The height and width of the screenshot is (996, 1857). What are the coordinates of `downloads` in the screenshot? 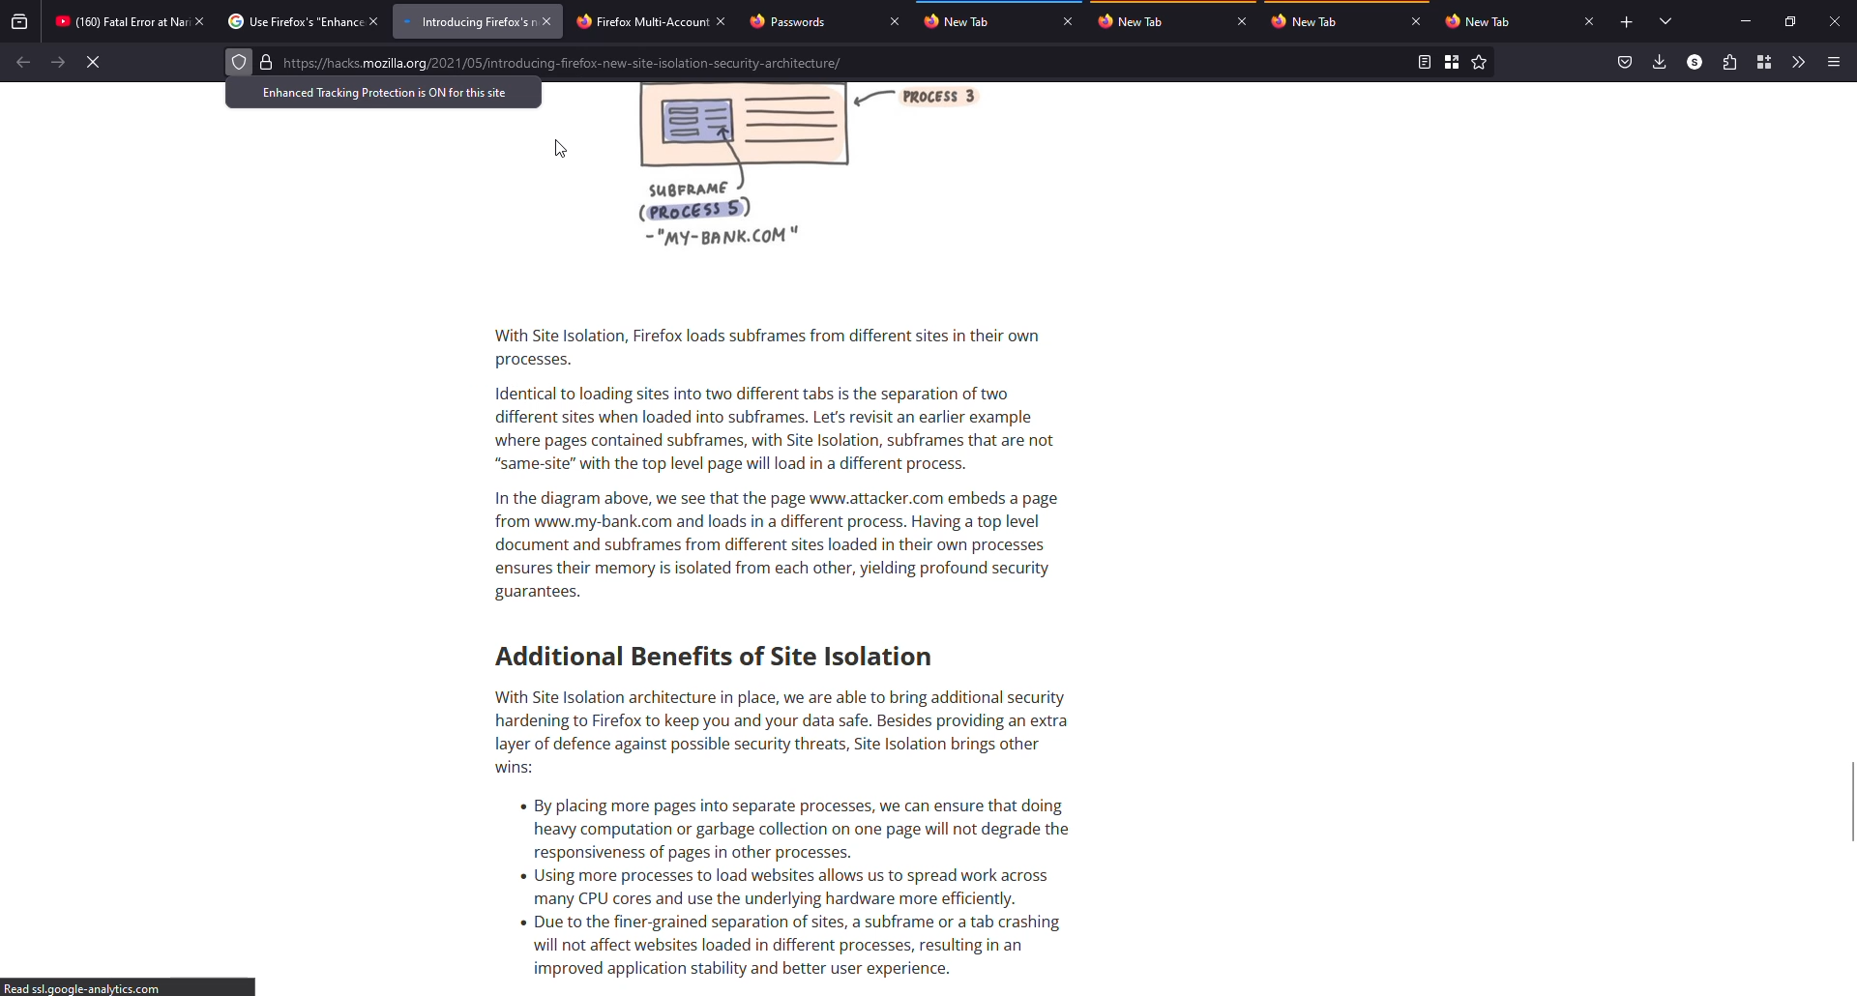 It's located at (1659, 61).